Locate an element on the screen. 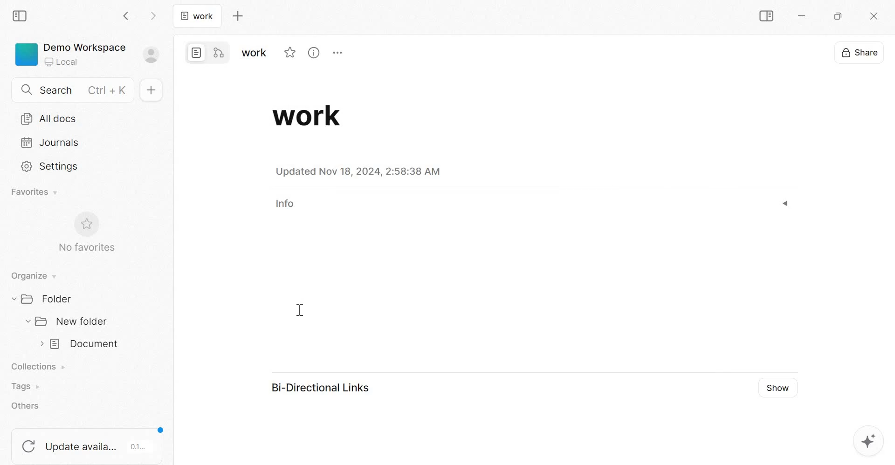 The image size is (895, 465). favorite is located at coordinates (289, 52).